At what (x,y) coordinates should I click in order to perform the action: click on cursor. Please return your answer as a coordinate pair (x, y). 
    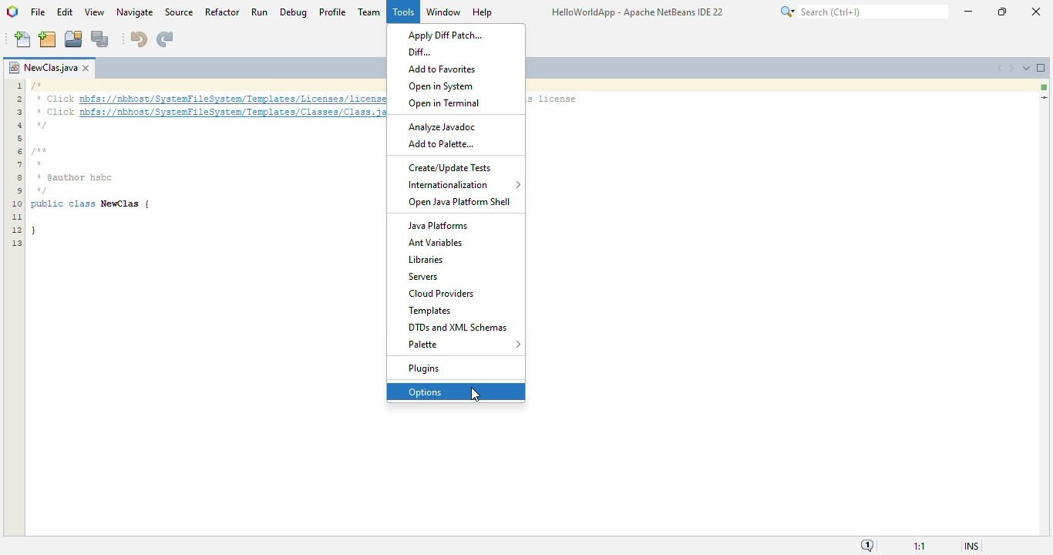
    Looking at the image, I should click on (476, 392).